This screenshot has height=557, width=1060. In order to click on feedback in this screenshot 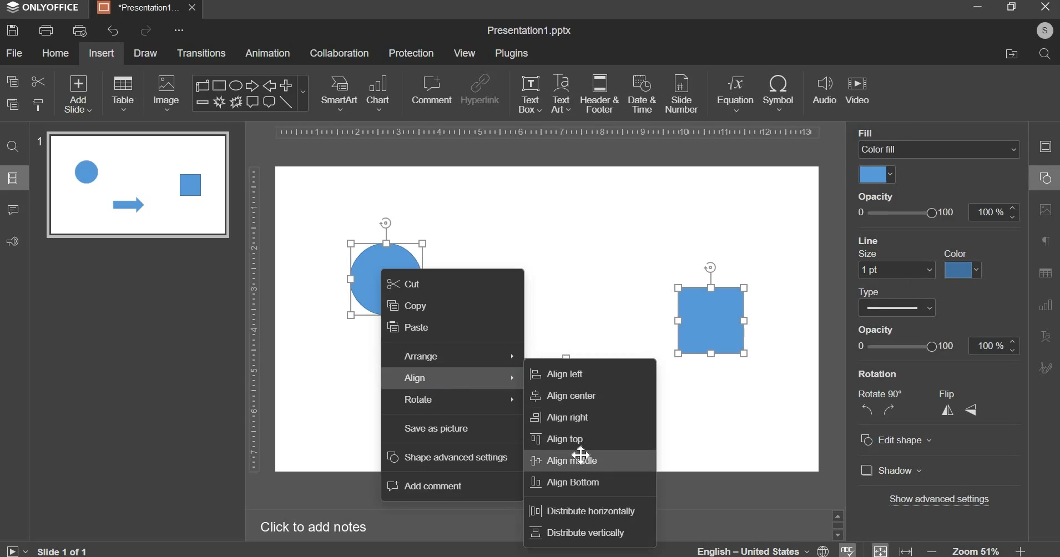, I will do `click(12, 241)`.